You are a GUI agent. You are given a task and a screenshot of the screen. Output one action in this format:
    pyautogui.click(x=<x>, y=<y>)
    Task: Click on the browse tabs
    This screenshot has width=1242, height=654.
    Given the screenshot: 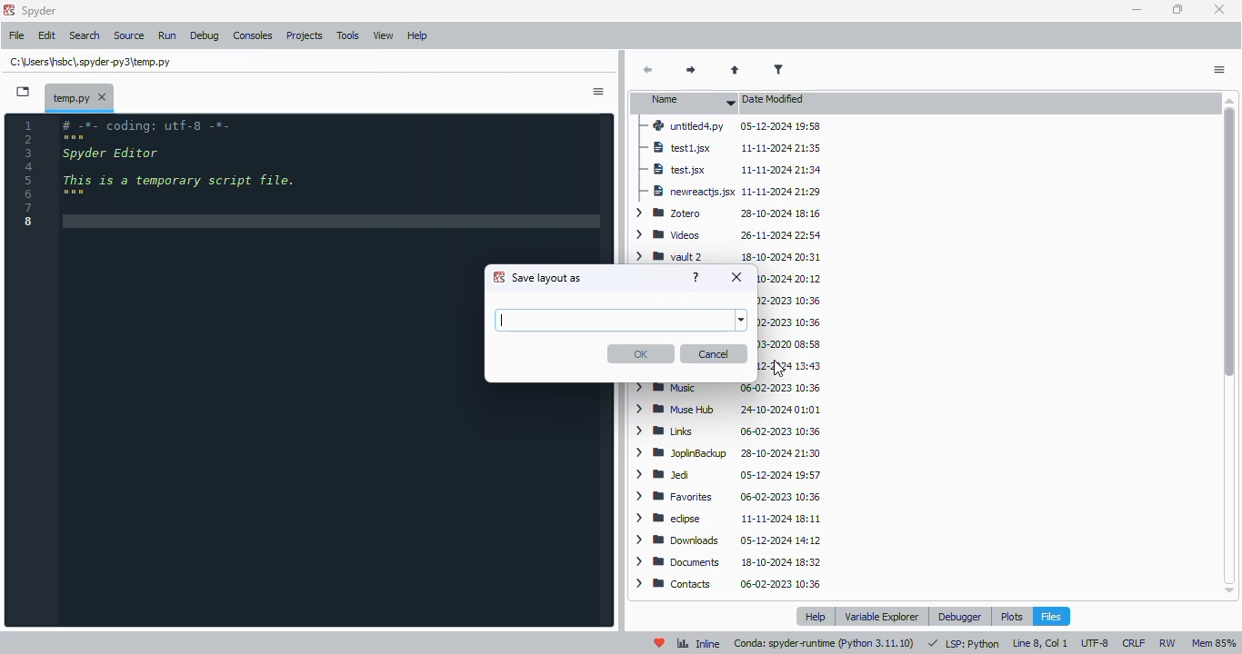 What is the action you would take?
    pyautogui.click(x=24, y=92)
    